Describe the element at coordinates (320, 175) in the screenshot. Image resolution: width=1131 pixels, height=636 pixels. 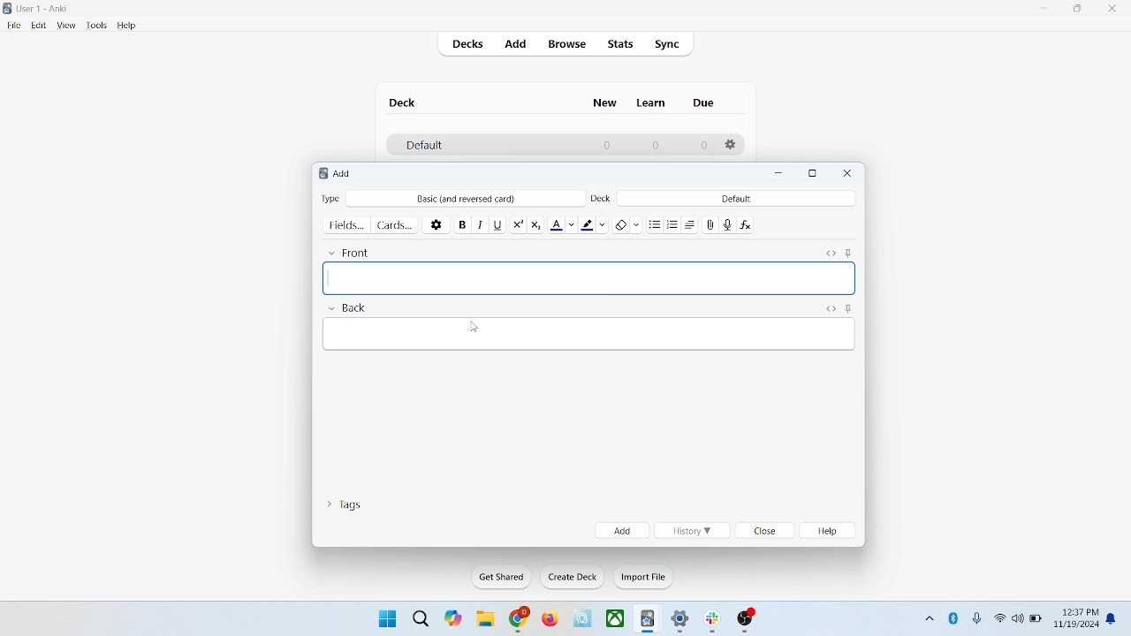
I see `logo` at that location.